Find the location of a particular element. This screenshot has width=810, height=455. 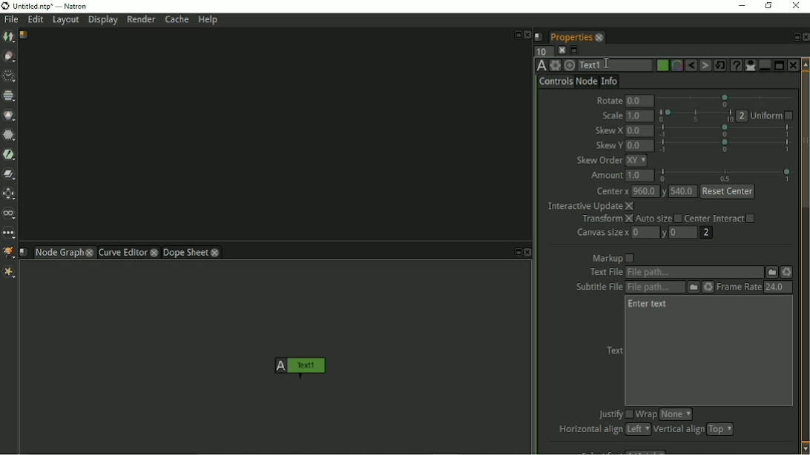

Center Interact is located at coordinates (721, 218).